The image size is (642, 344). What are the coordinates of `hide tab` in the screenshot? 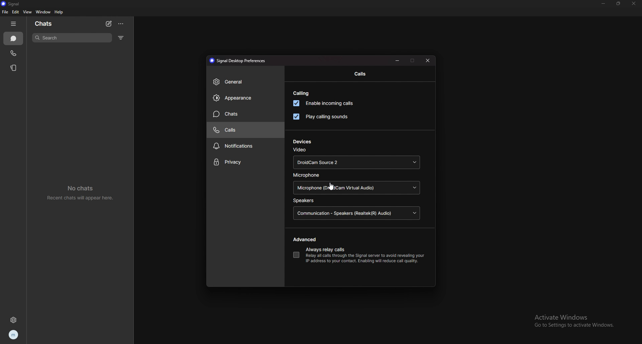 It's located at (15, 24).